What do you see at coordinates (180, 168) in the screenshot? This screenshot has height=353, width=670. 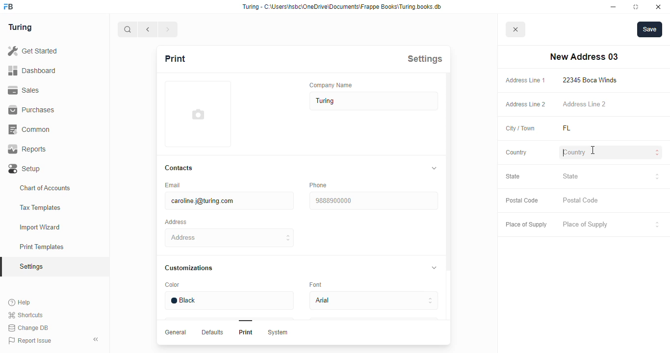 I see `contacts` at bounding box center [180, 168].